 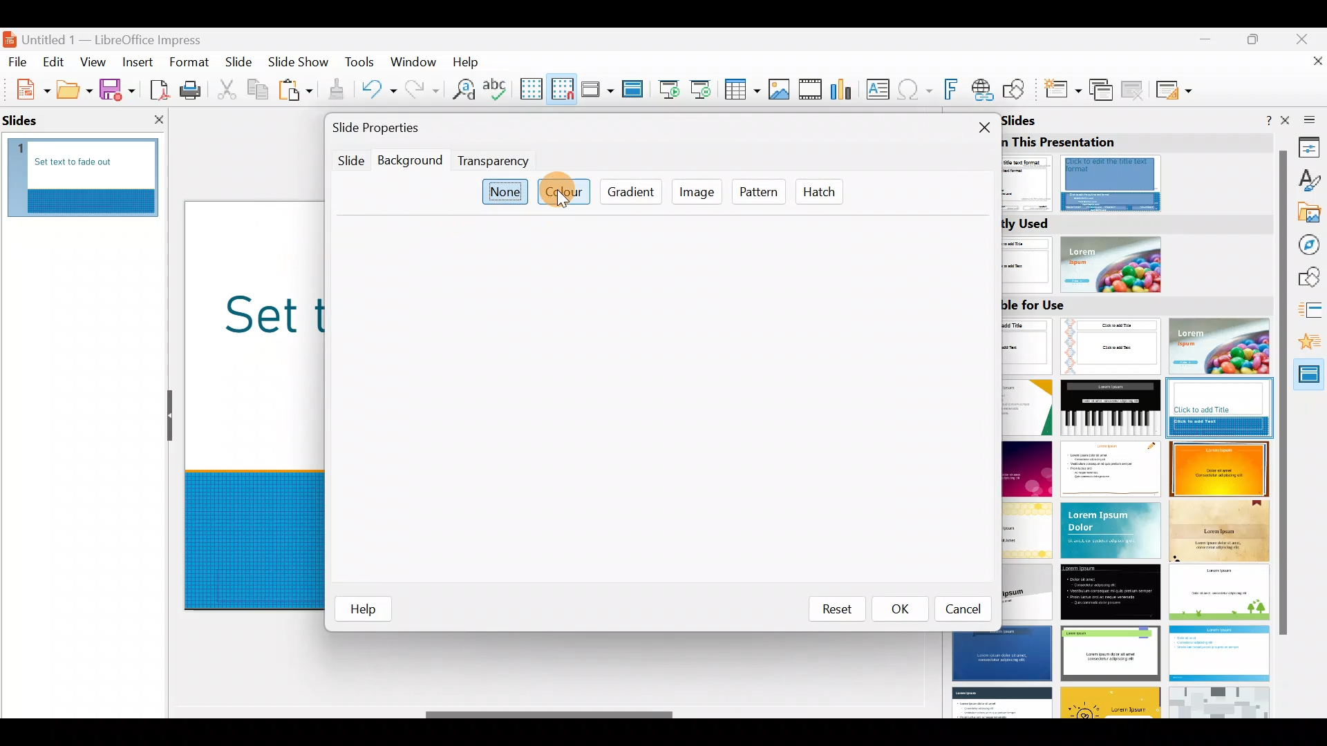 I want to click on Master slide, so click(x=634, y=90).